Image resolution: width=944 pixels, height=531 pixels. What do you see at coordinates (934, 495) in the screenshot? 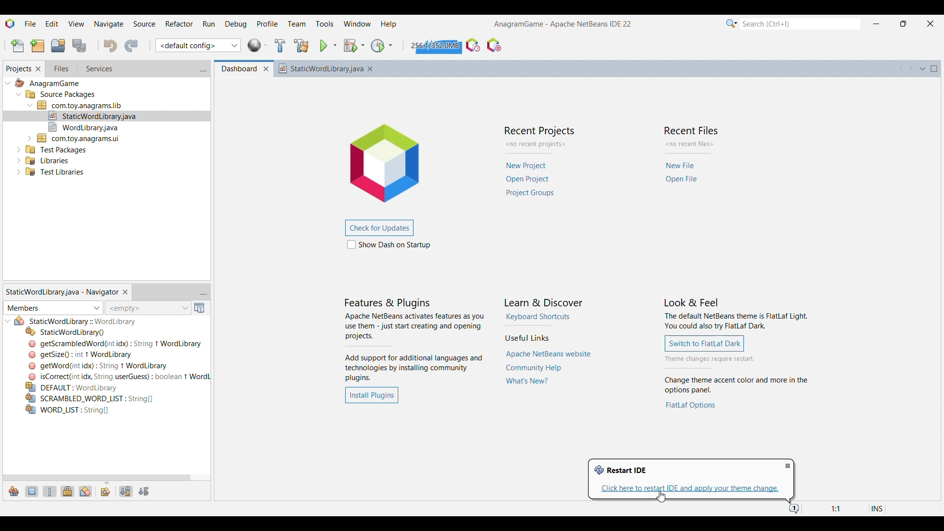
I see `Close` at bounding box center [934, 495].